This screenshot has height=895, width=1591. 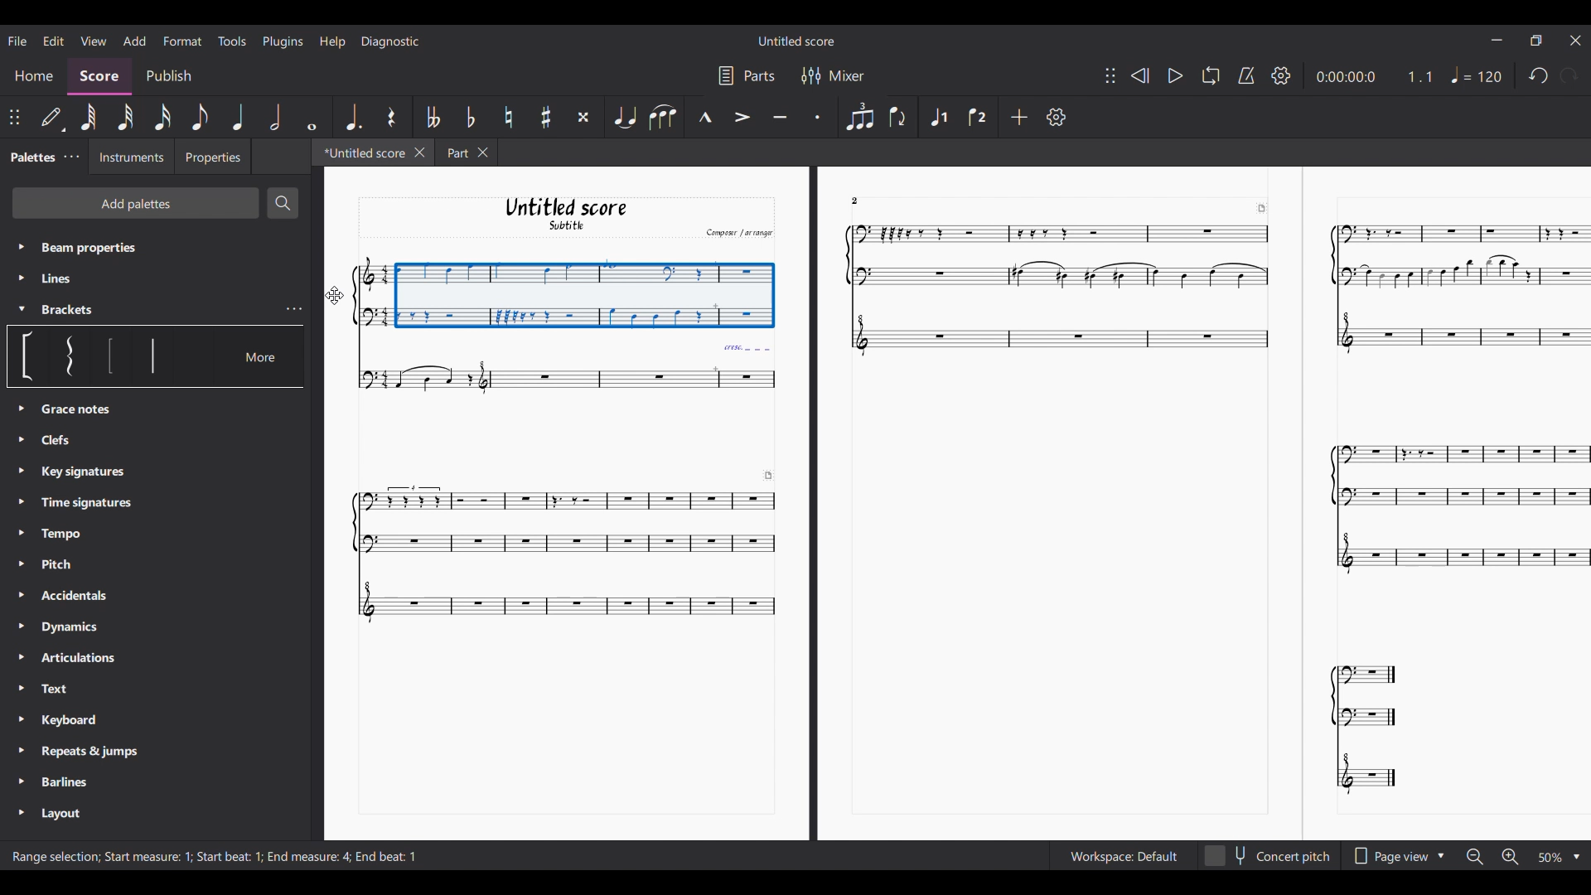 What do you see at coordinates (1536, 42) in the screenshot?
I see `Maximize` at bounding box center [1536, 42].